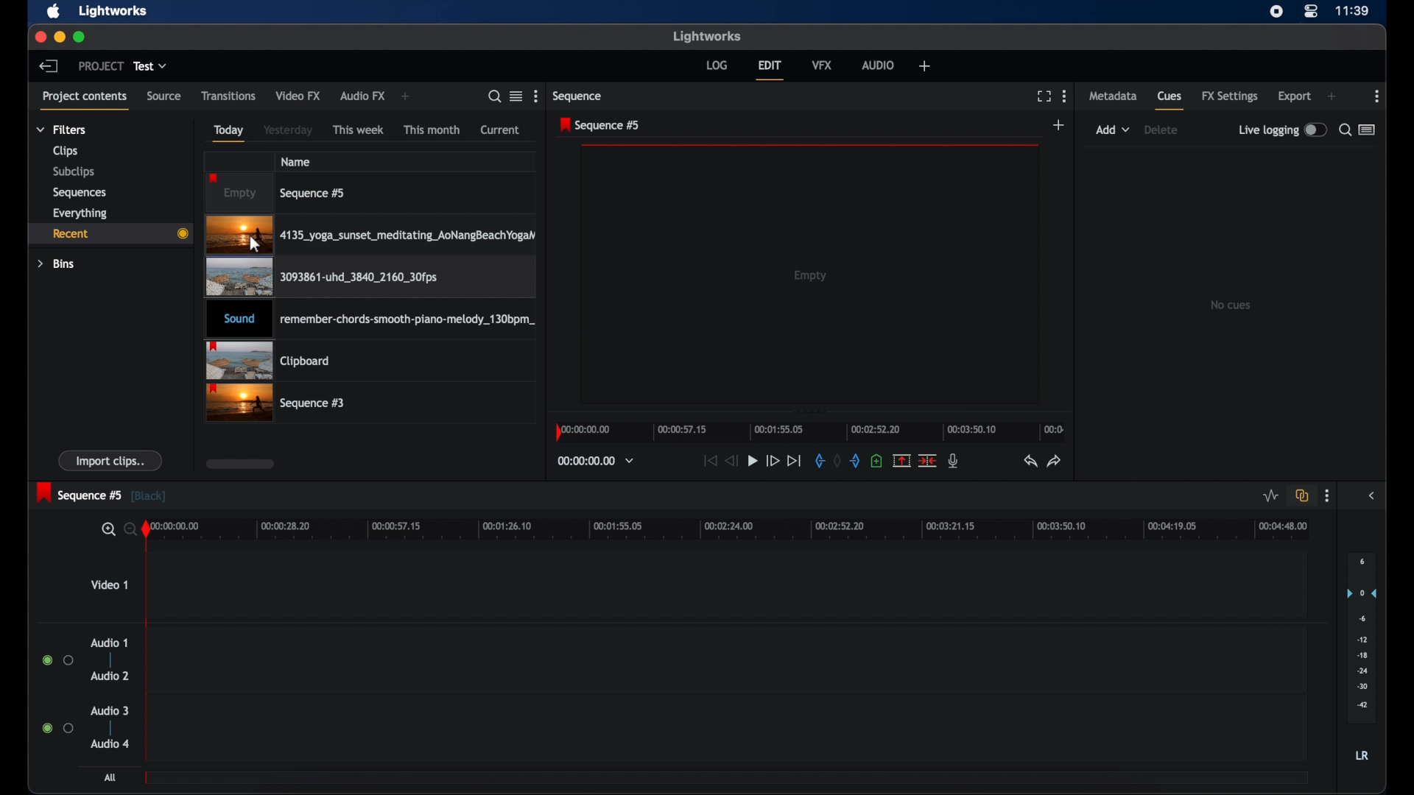  What do you see at coordinates (49, 66) in the screenshot?
I see `back` at bounding box center [49, 66].